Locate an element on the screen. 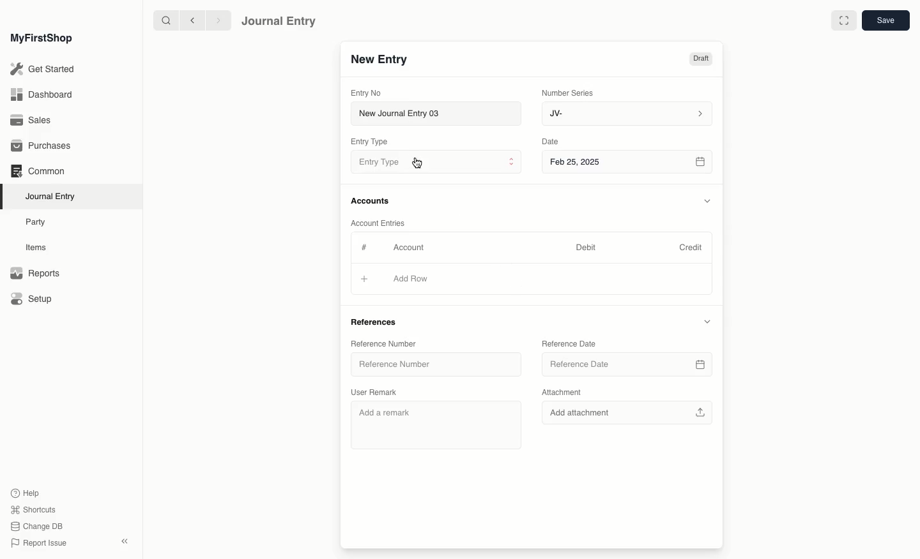  Dashboard is located at coordinates (41, 94).